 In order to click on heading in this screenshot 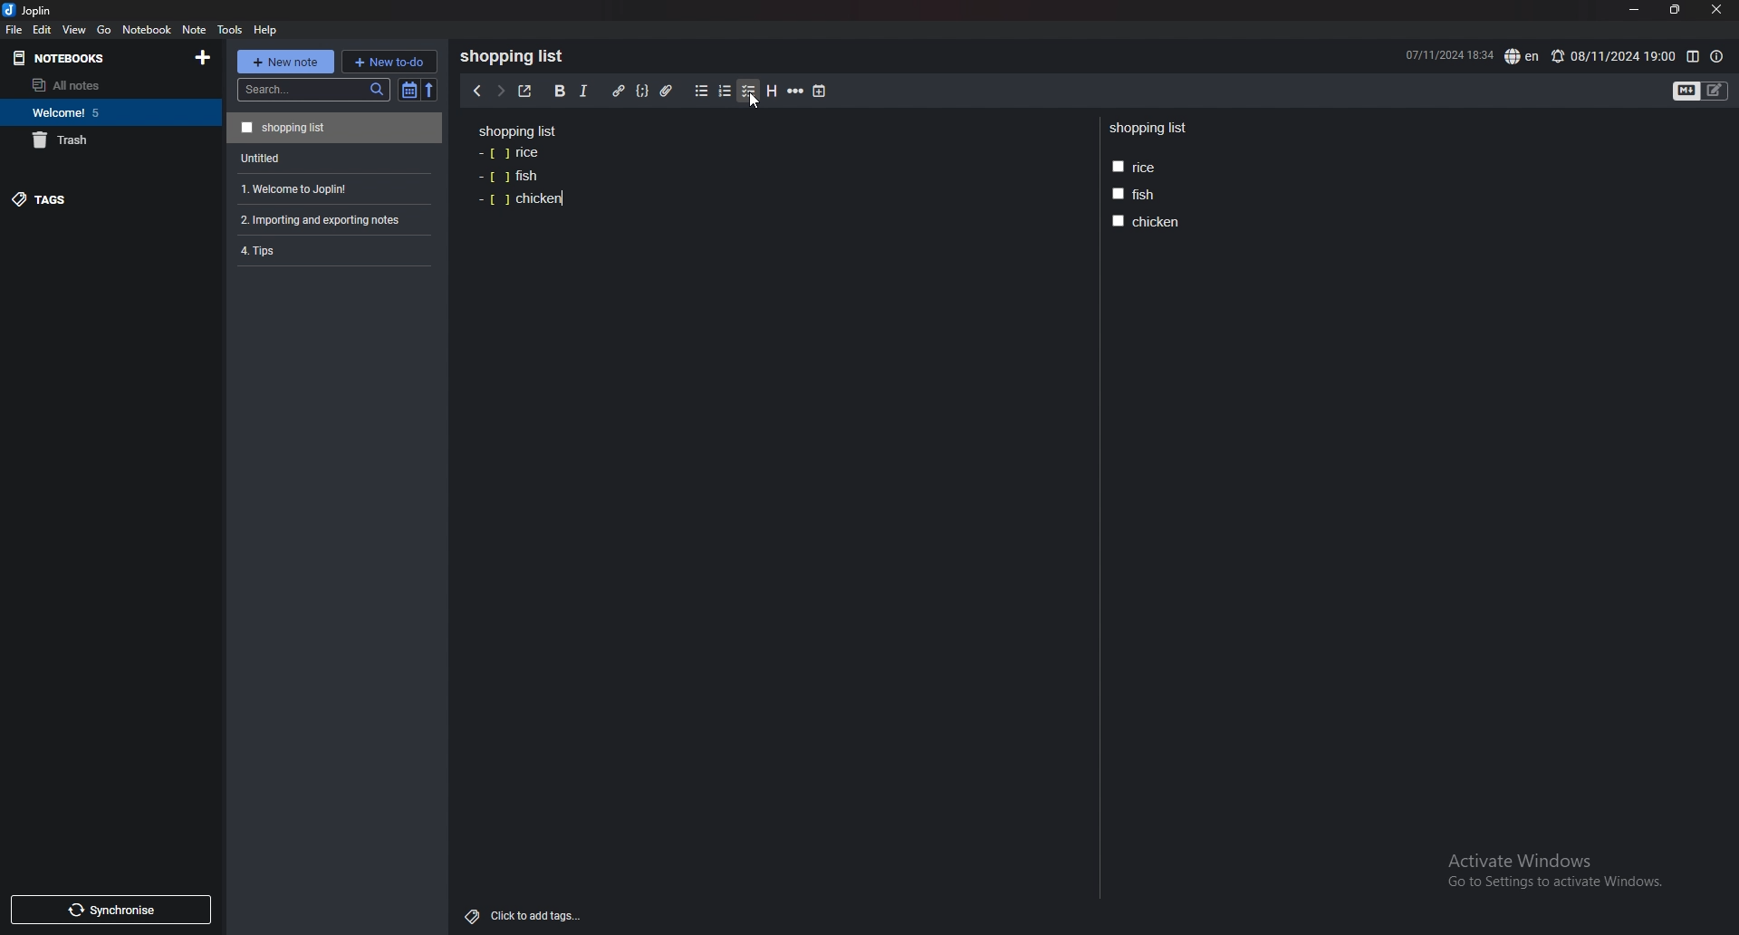, I will do `click(773, 92)`.